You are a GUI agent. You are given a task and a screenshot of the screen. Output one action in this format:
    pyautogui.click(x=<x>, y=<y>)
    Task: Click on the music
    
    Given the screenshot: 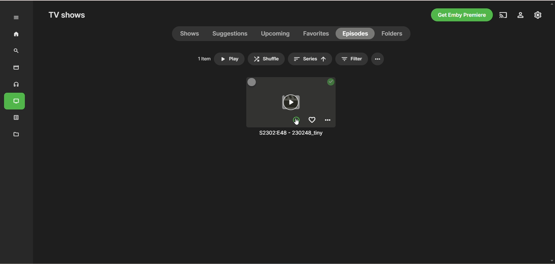 What is the action you would take?
    pyautogui.click(x=17, y=85)
    